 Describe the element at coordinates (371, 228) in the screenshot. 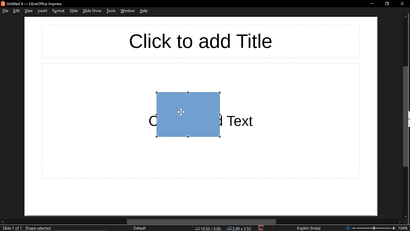

I see `change zoom` at that location.